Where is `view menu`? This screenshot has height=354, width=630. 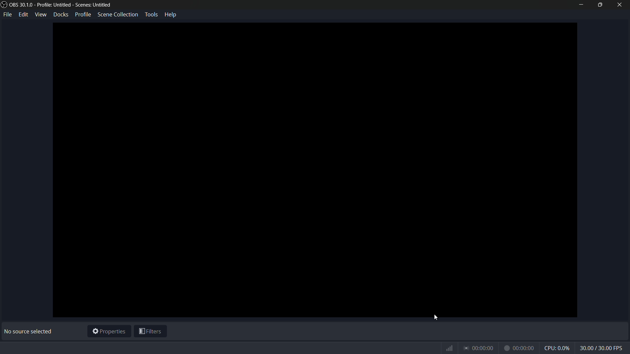 view menu is located at coordinates (41, 14).